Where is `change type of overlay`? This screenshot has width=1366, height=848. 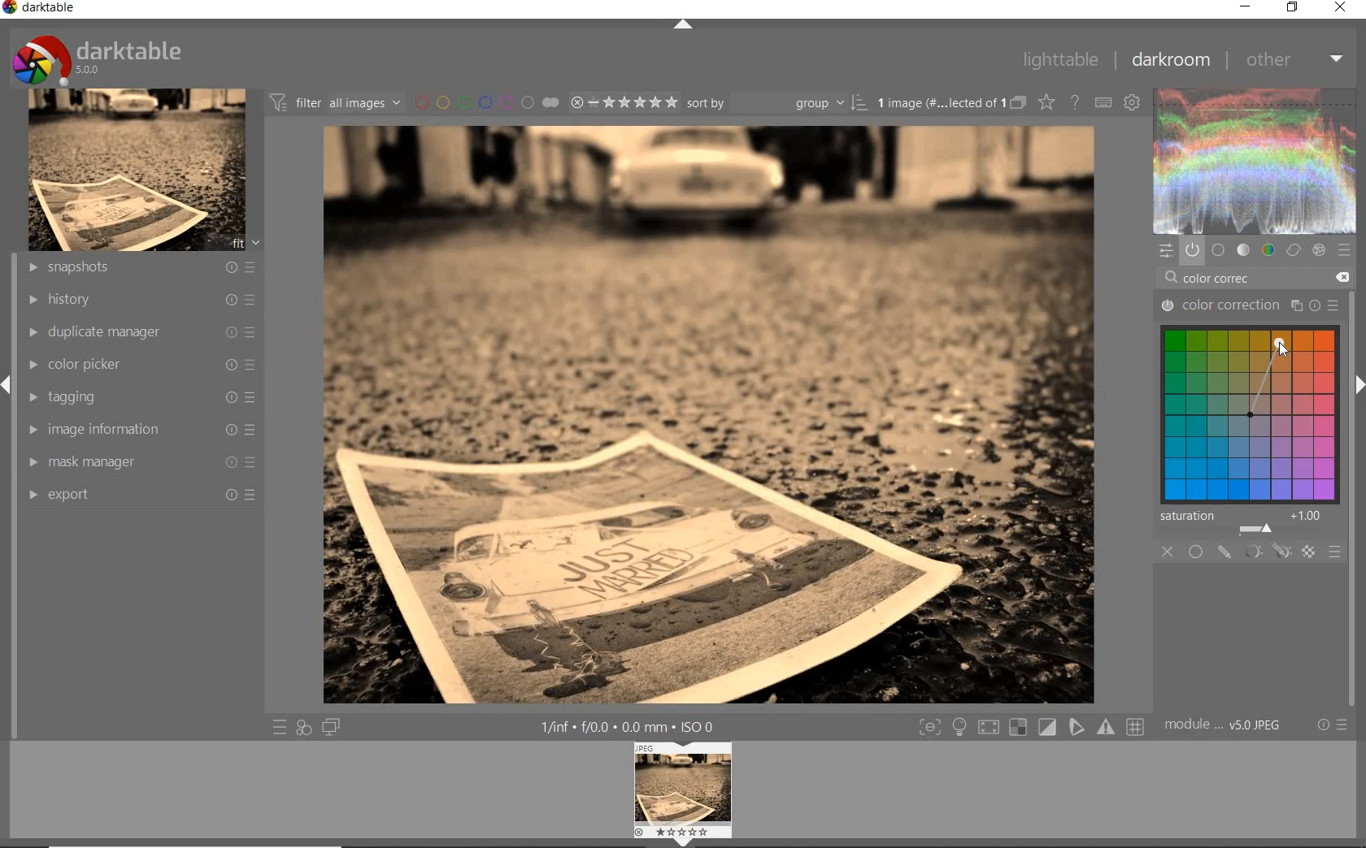 change type of overlay is located at coordinates (1046, 103).